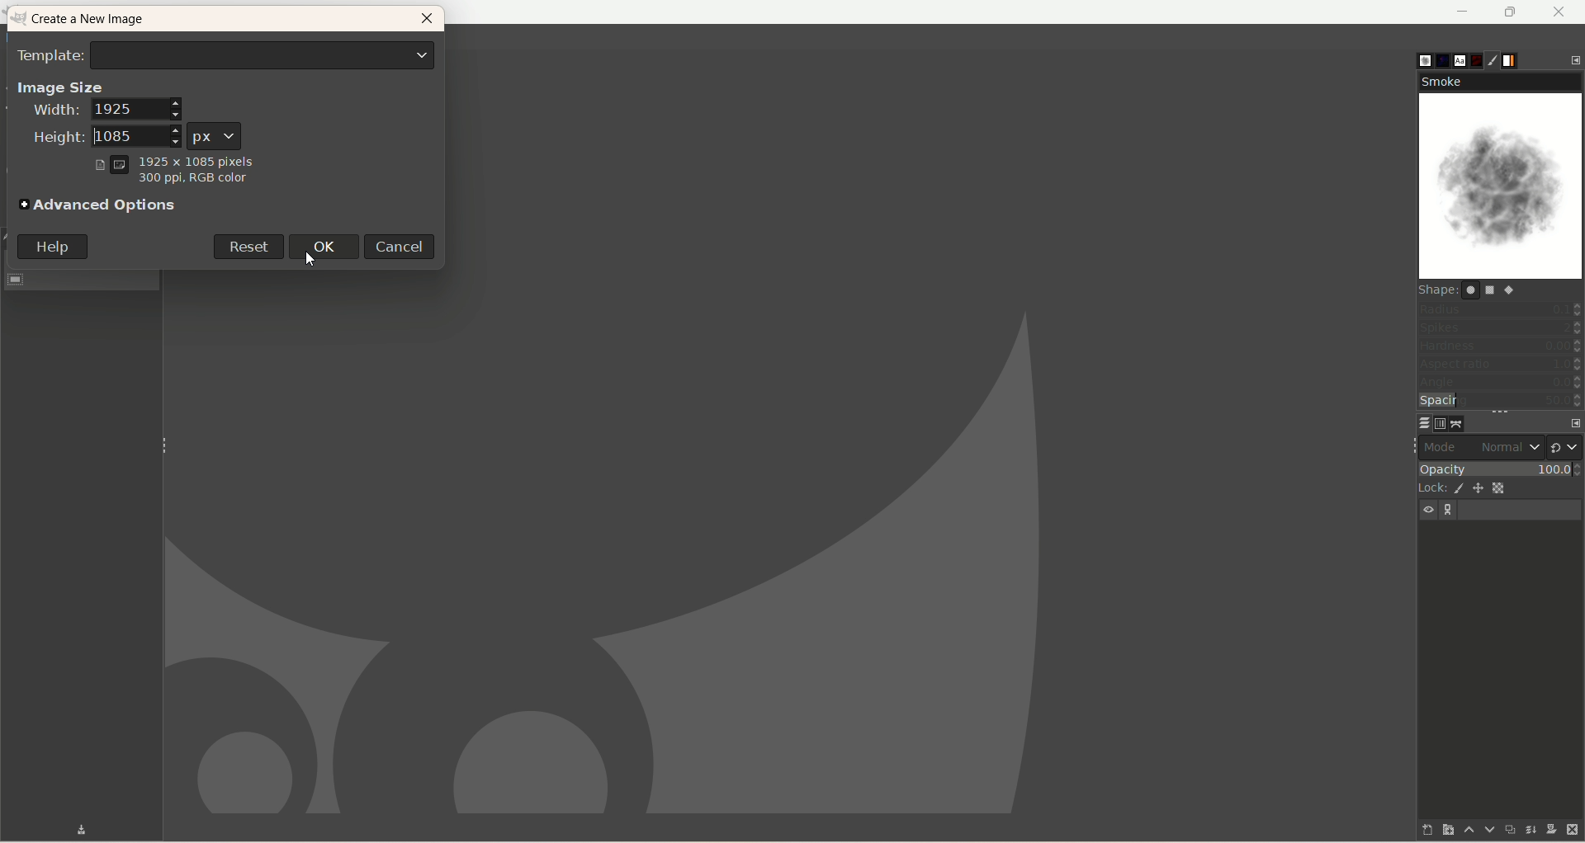 The width and height of the screenshot is (1585, 843). What do you see at coordinates (1501, 308) in the screenshot?
I see `radius` at bounding box center [1501, 308].